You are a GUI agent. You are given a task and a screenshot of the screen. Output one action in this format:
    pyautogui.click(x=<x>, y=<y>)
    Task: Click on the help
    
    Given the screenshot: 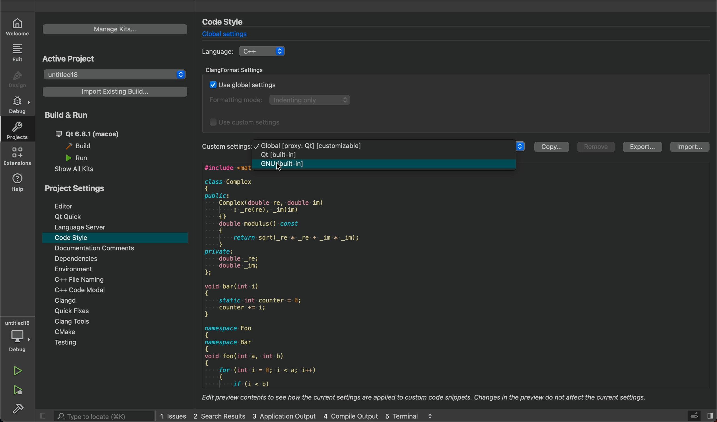 What is the action you would take?
    pyautogui.click(x=17, y=183)
    